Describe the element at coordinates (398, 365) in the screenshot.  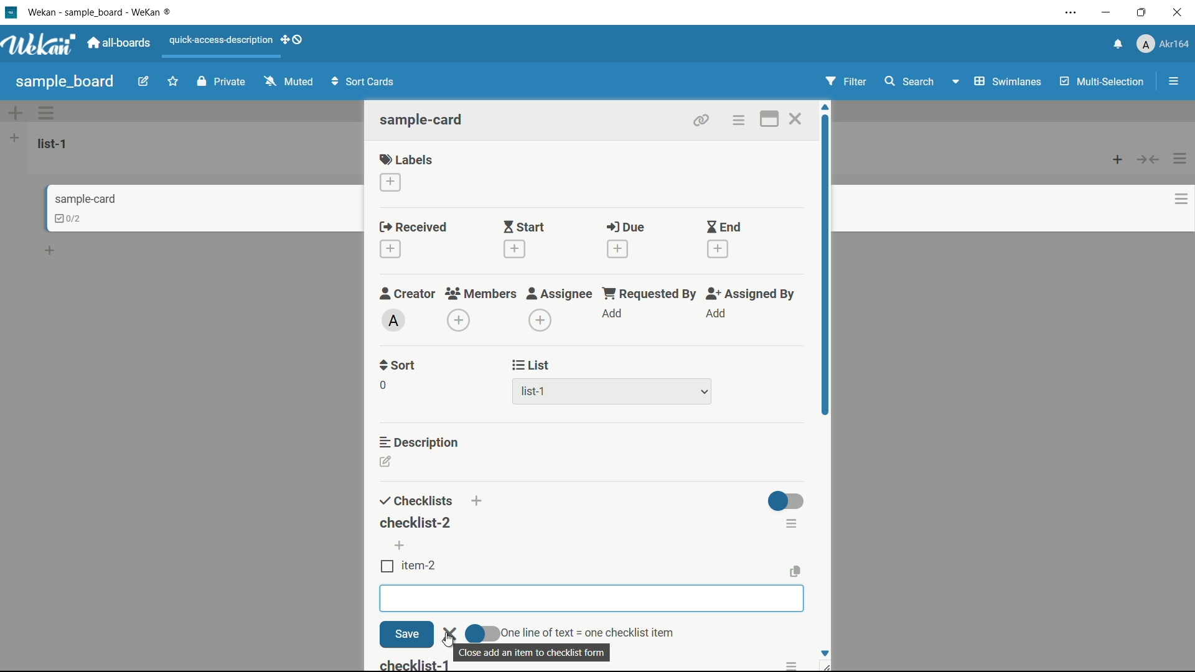
I see `sort` at that location.